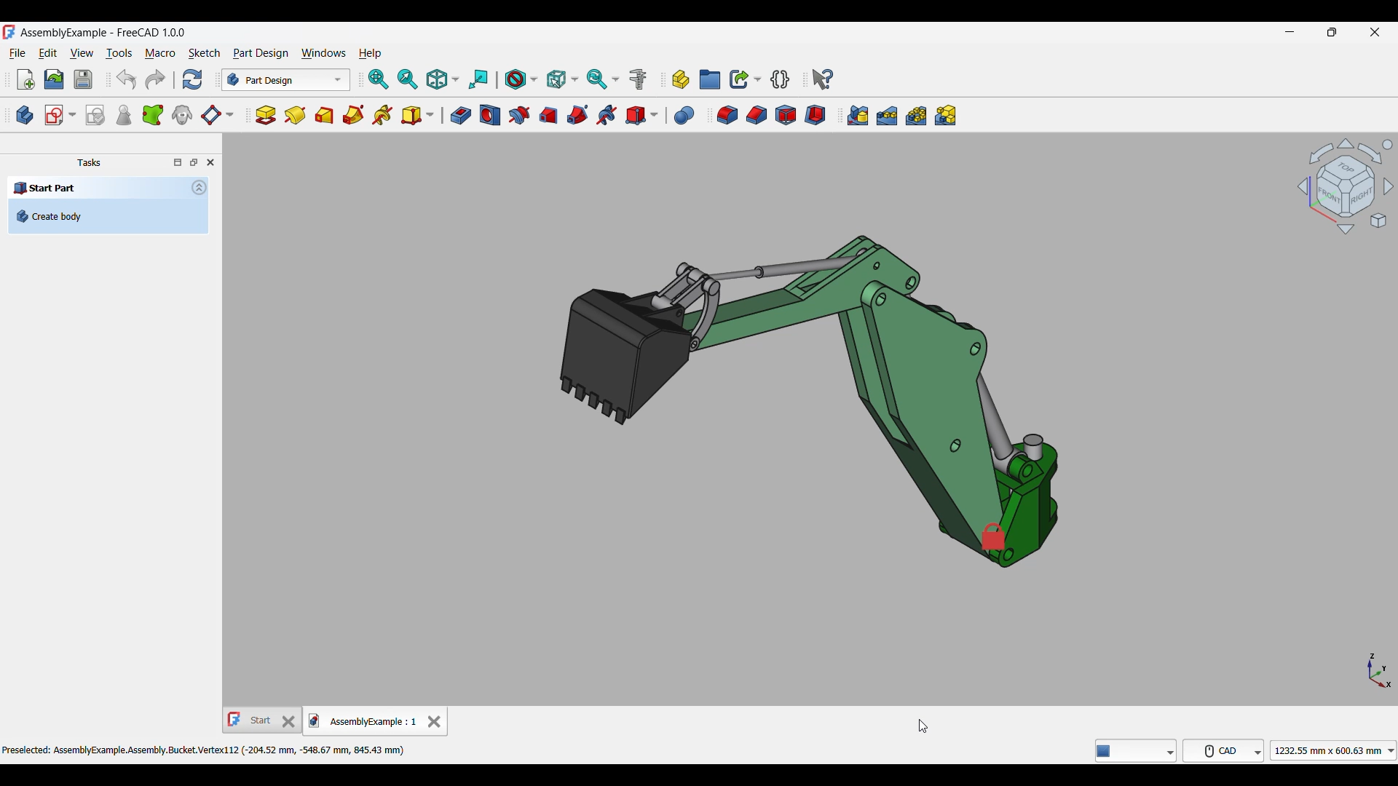 This screenshot has height=786, width=1398. What do you see at coordinates (285, 79) in the screenshot?
I see `Switch between workbenches` at bounding box center [285, 79].